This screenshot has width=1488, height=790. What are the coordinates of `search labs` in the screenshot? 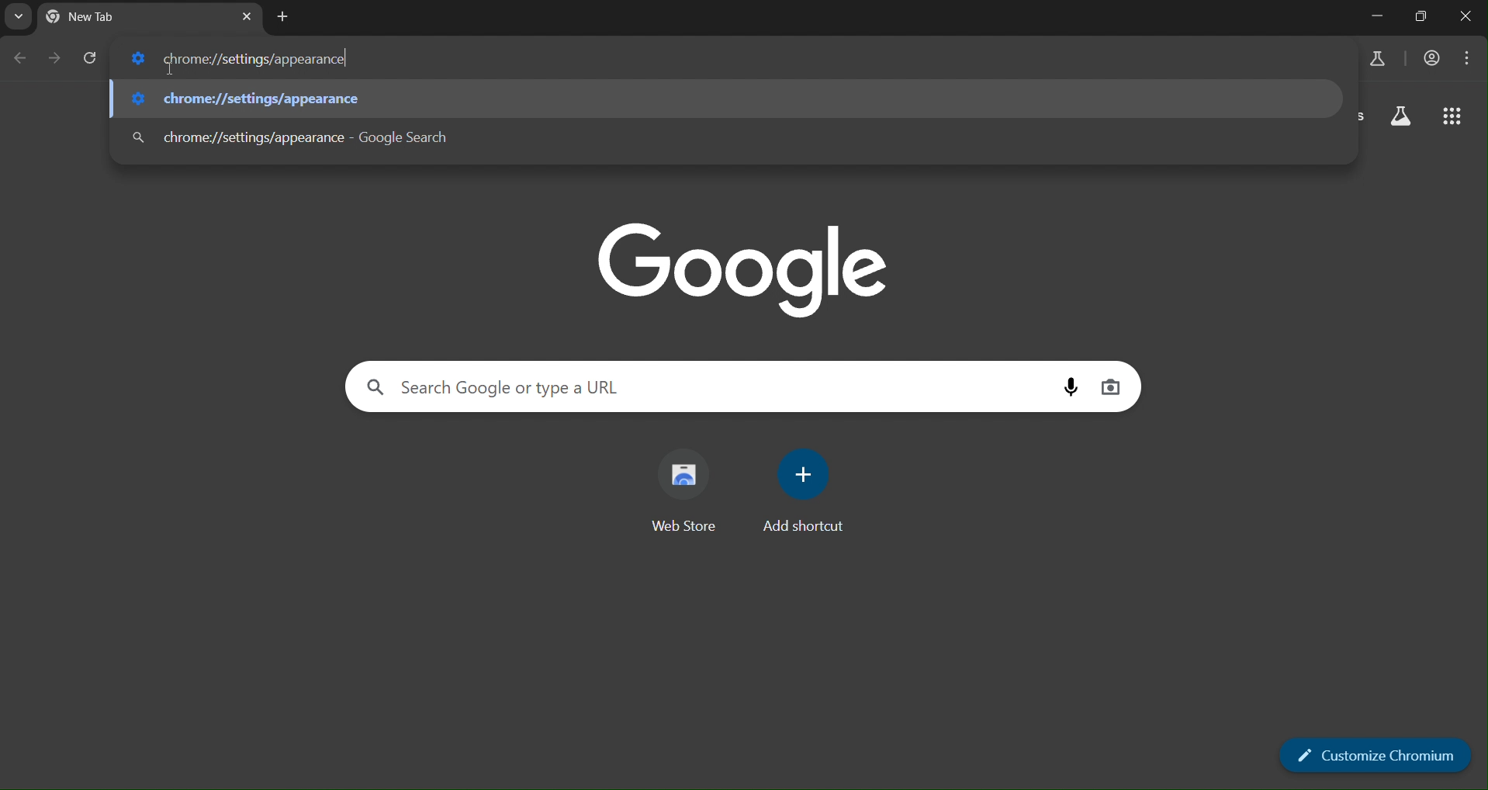 It's located at (1403, 117).